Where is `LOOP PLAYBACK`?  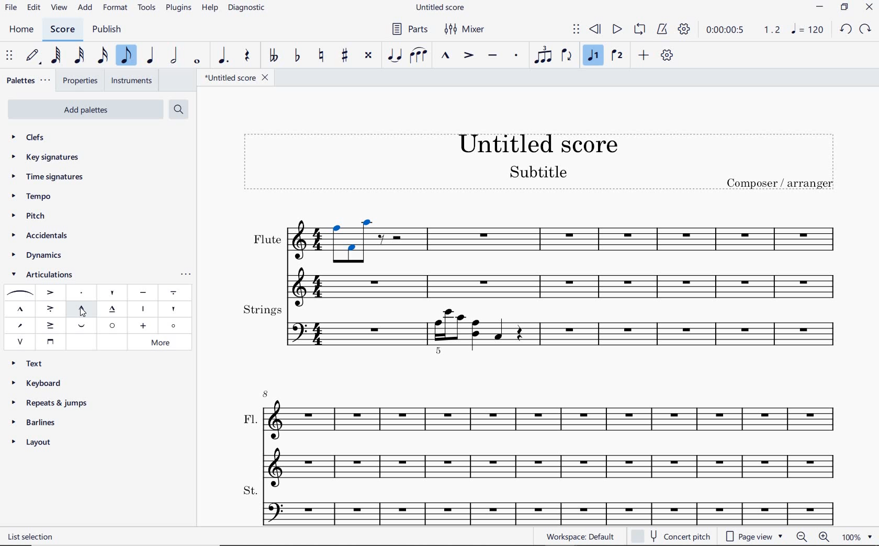
LOOP PLAYBACK is located at coordinates (639, 30).